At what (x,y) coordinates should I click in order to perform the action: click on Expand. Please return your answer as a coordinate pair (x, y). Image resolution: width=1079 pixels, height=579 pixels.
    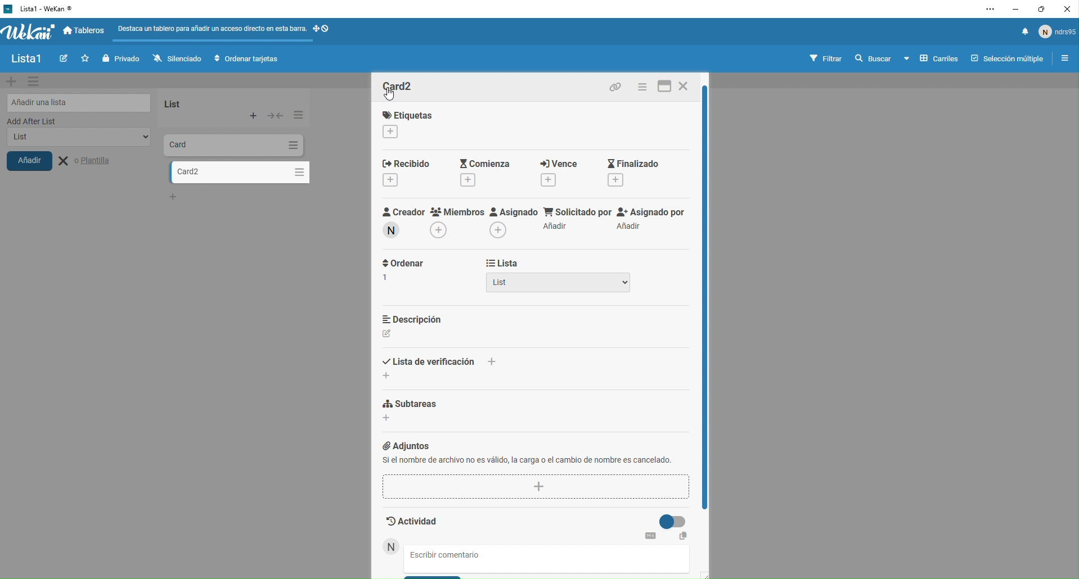
    Looking at the image, I should click on (276, 115).